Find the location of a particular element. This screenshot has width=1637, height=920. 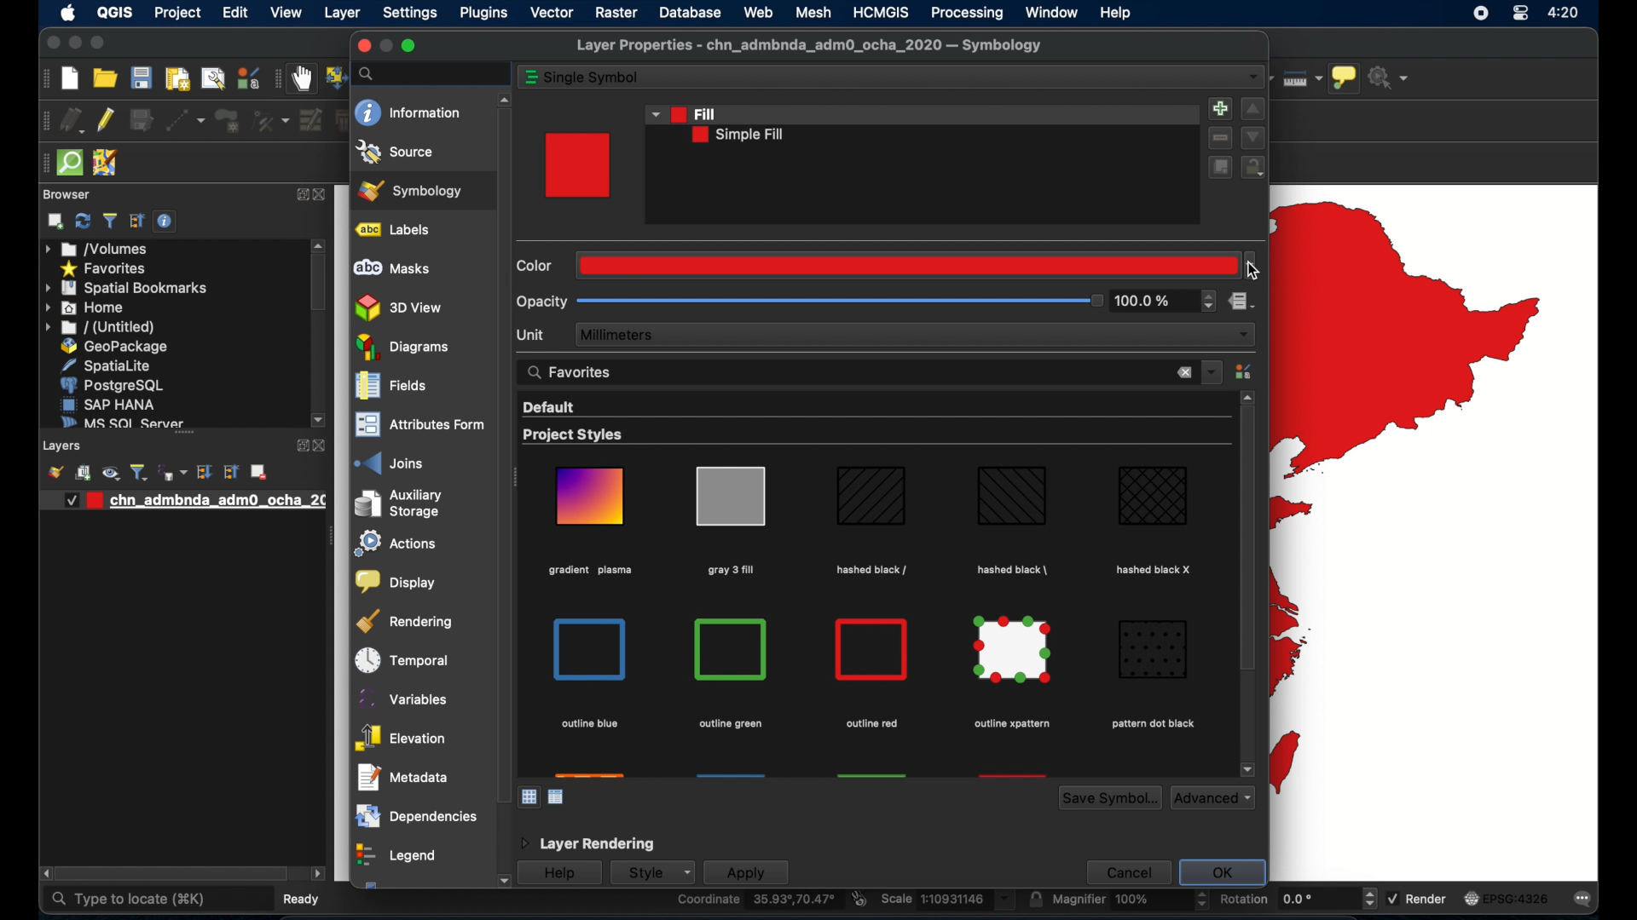

mesh is located at coordinates (813, 12).